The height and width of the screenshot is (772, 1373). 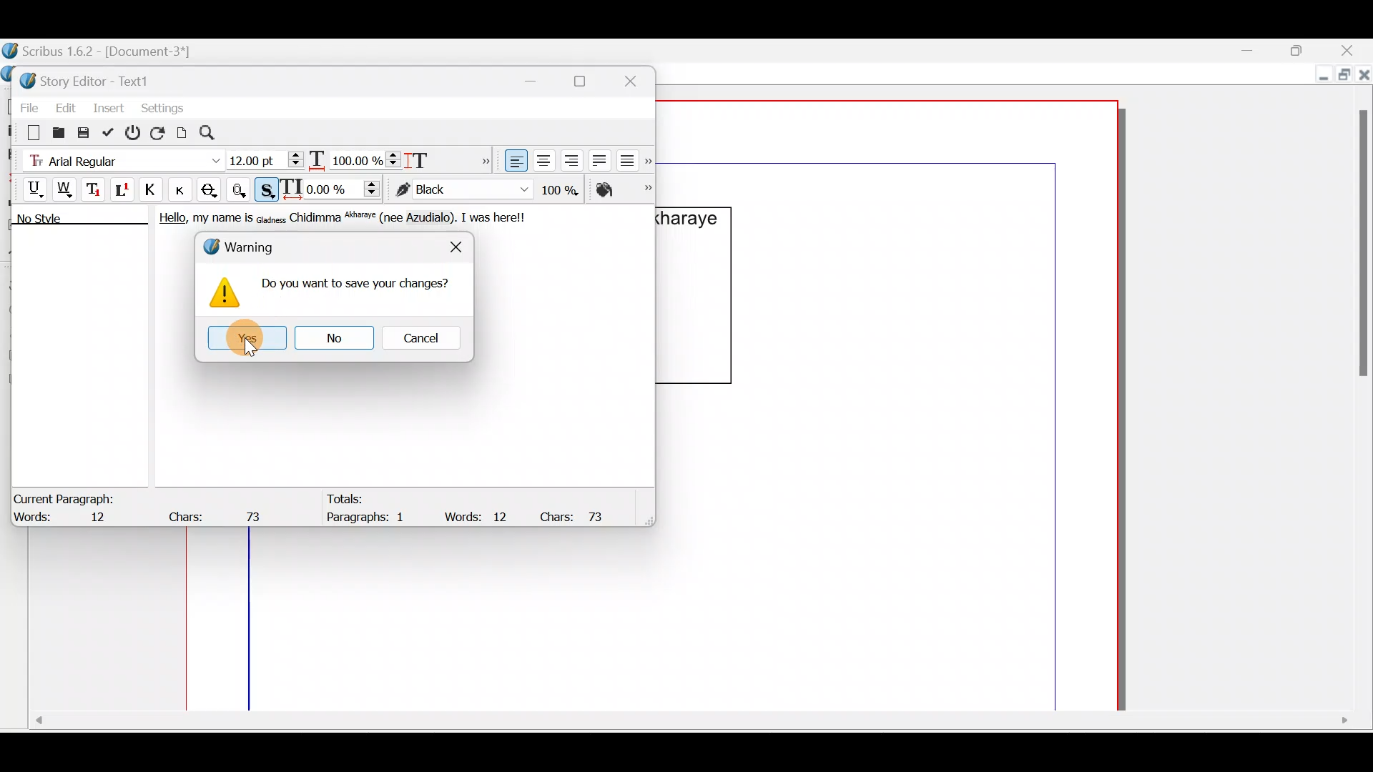 I want to click on Strike out, so click(x=213, y=190).